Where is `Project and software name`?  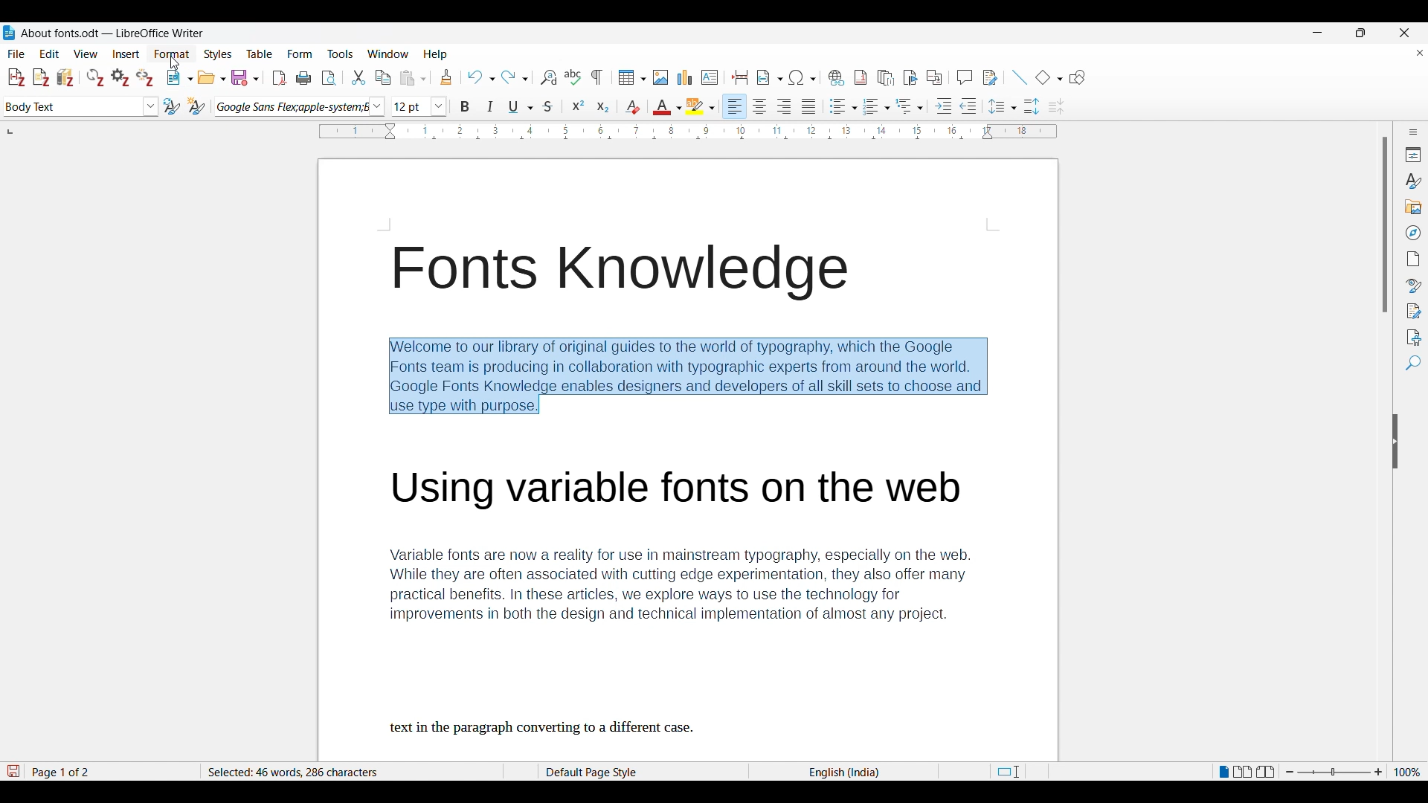 Project and software name is located at coordinates (113, 33).